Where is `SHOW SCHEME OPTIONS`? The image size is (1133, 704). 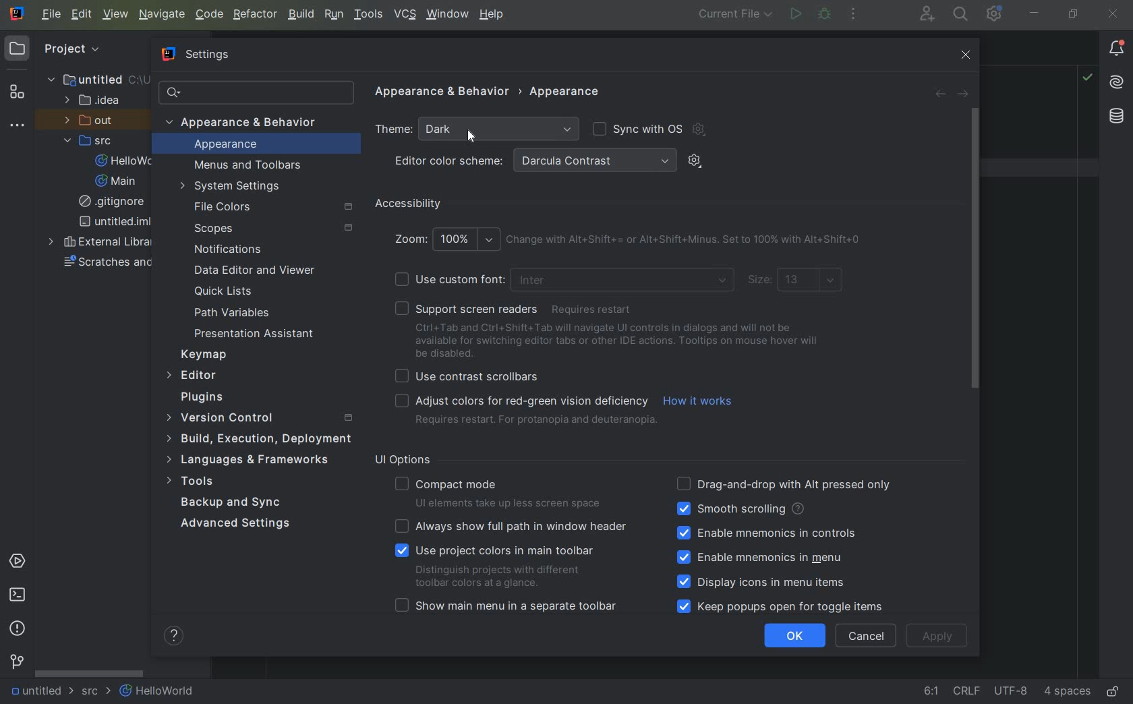 SHOW SCHEME OPTIONS is located at coordinates (696, 160).